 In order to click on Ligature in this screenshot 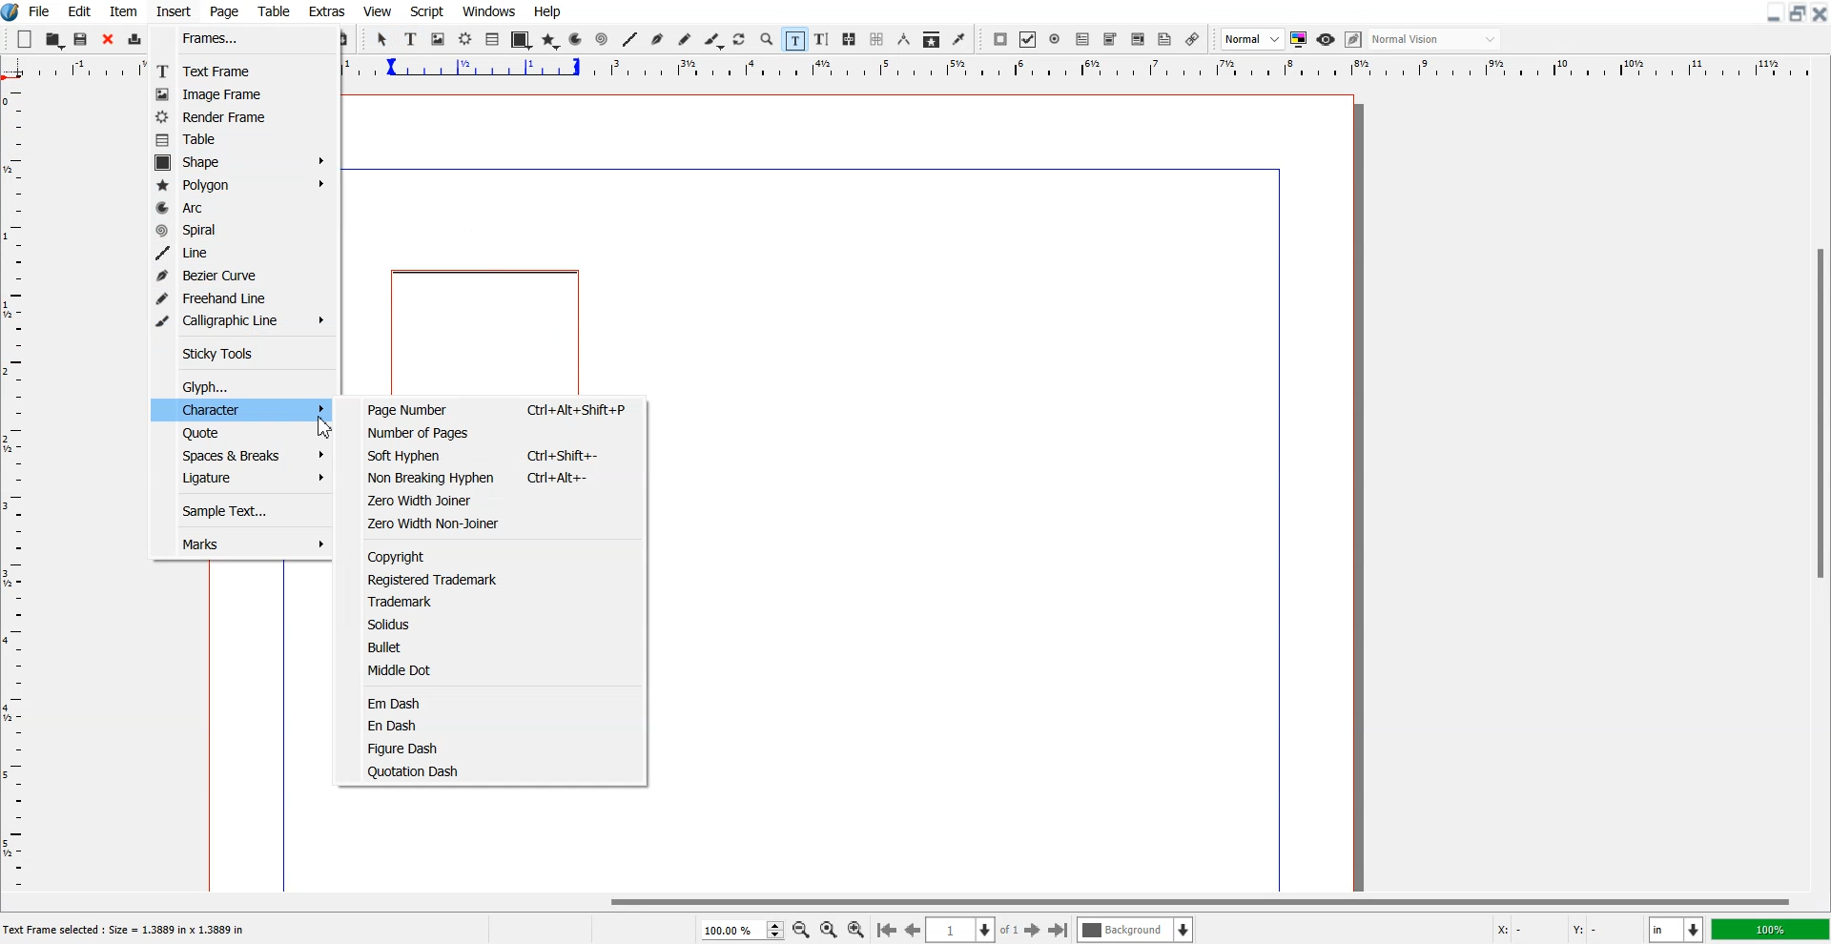, I will do `click(239, 479)`.